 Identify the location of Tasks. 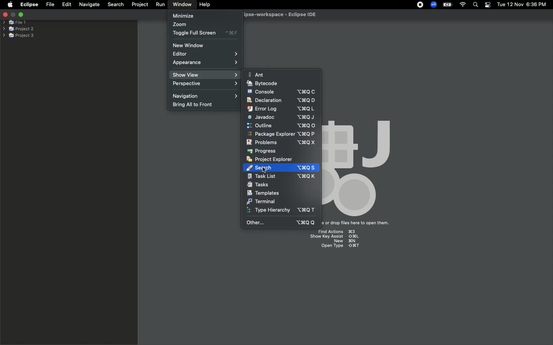
(259, 185).